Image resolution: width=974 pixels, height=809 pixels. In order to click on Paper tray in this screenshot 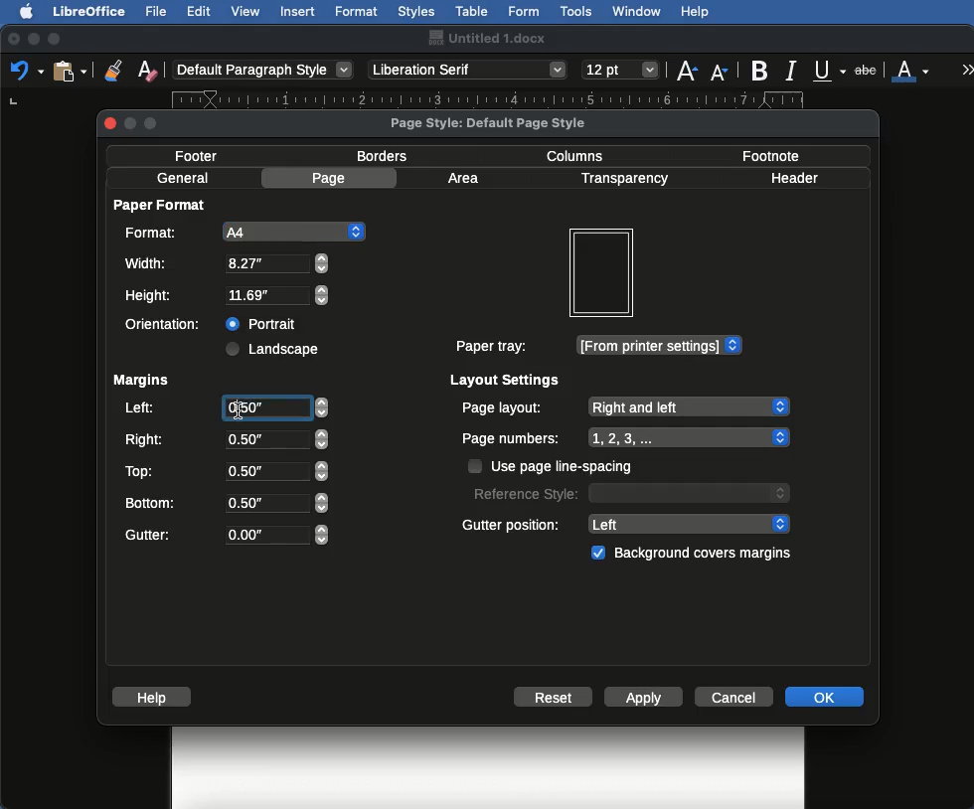, I will do `click(597, 346)`.